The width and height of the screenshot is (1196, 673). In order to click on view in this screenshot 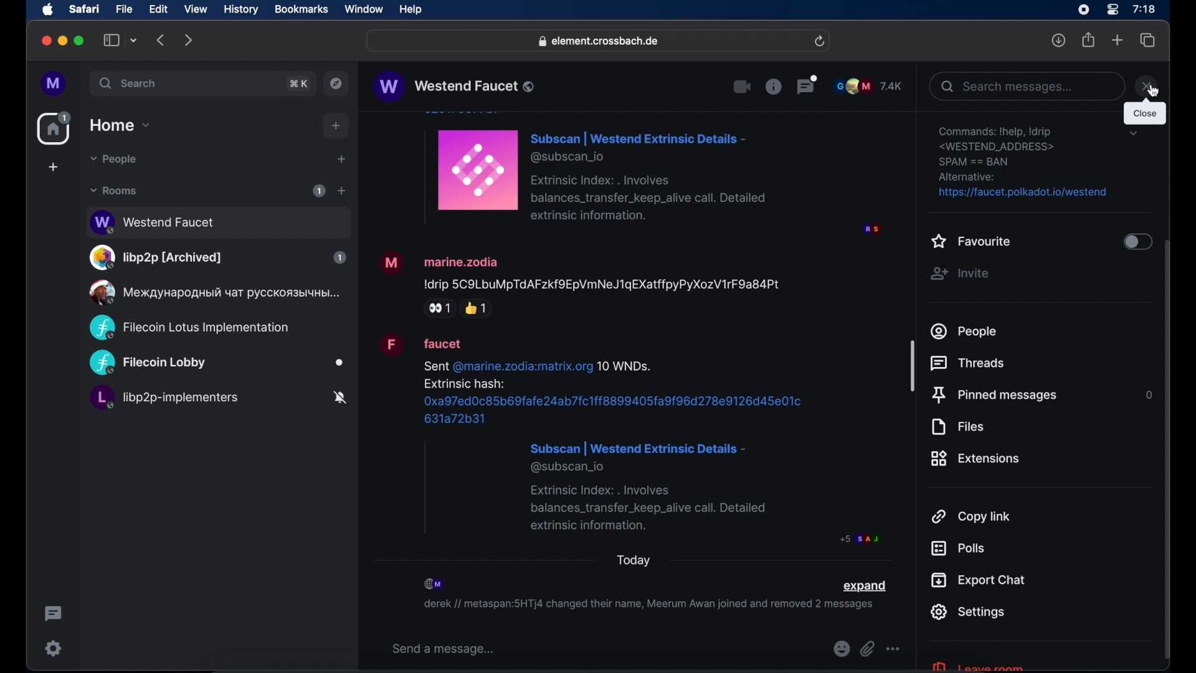, I will do `click(195, 9)`.